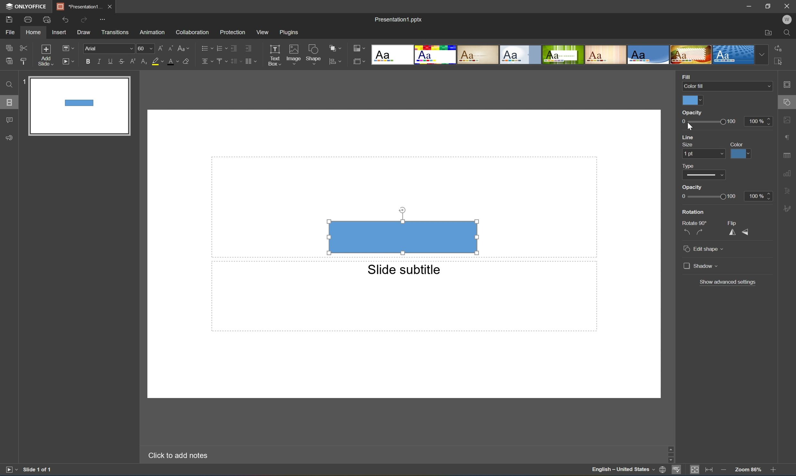 This screenshot has width=796, height=476. Describe the element at coordinates (313, 55) in the screenshot. I see `Shape` at that location.